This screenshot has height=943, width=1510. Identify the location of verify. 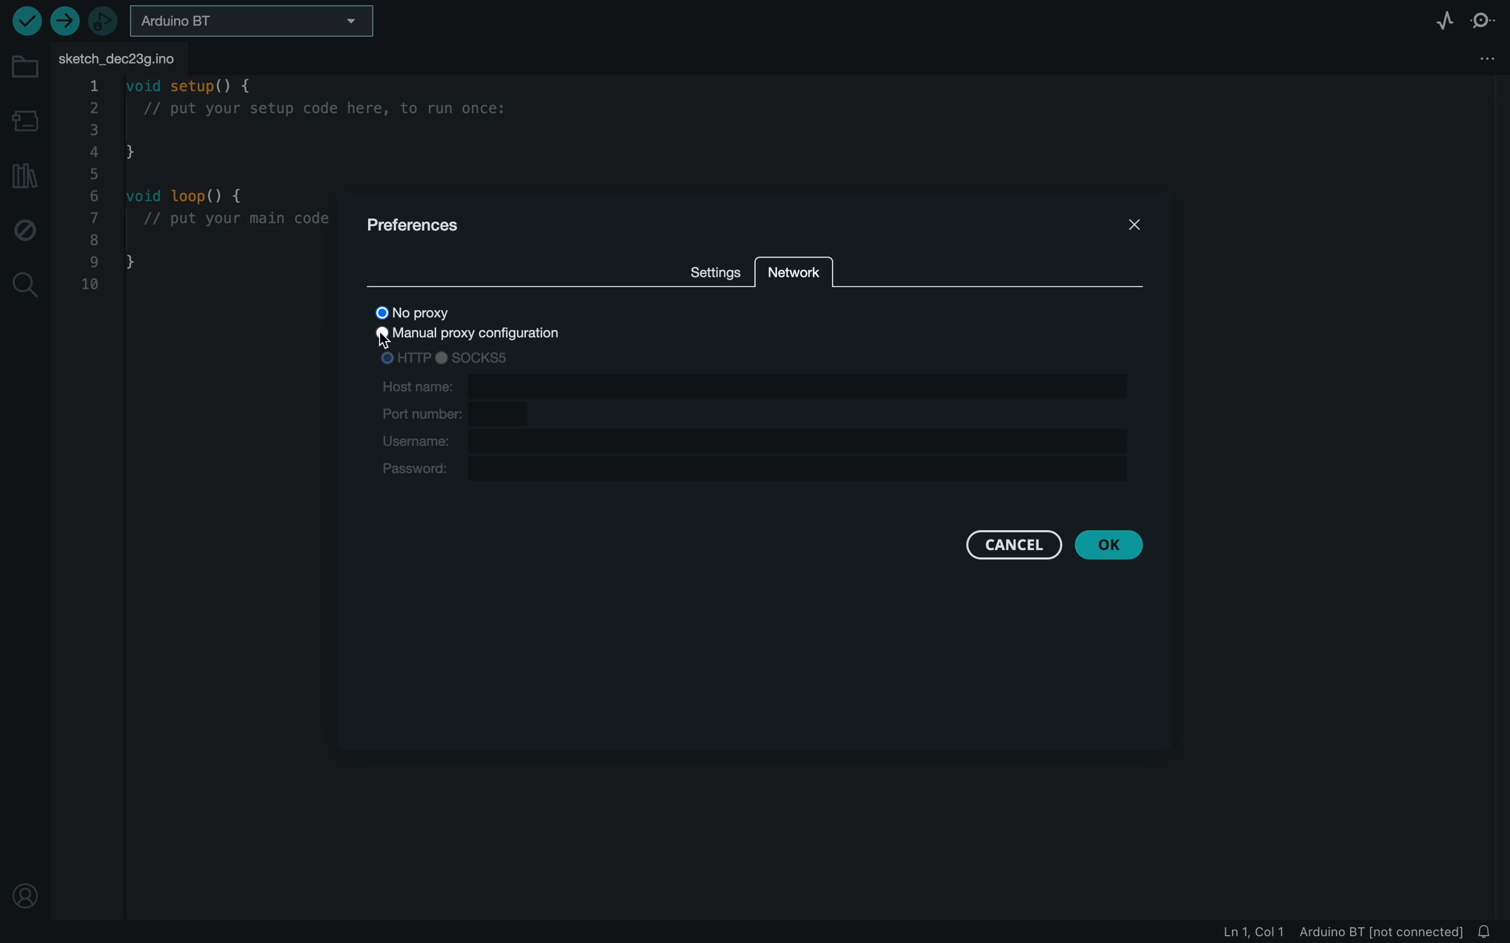
(24, 22).